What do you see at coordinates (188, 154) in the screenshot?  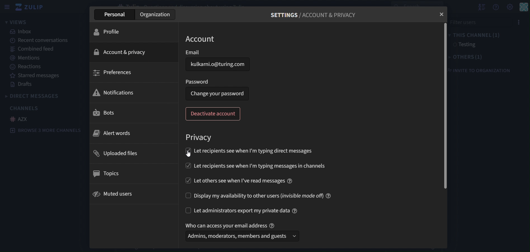 I see `cursor` at bounding box center [188, 154].